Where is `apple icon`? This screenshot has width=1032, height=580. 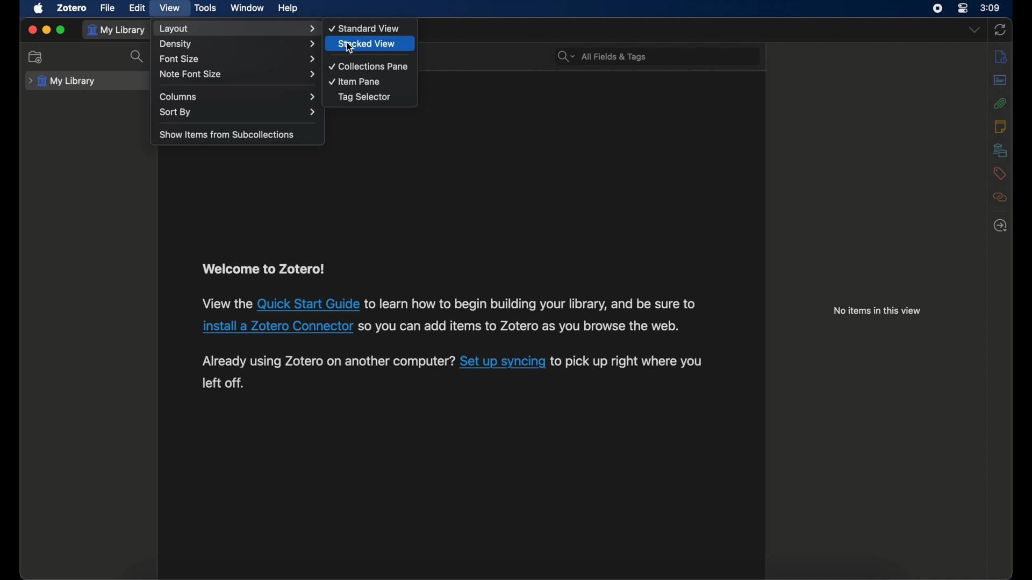
apple icon is located at coordinates (40, 9).